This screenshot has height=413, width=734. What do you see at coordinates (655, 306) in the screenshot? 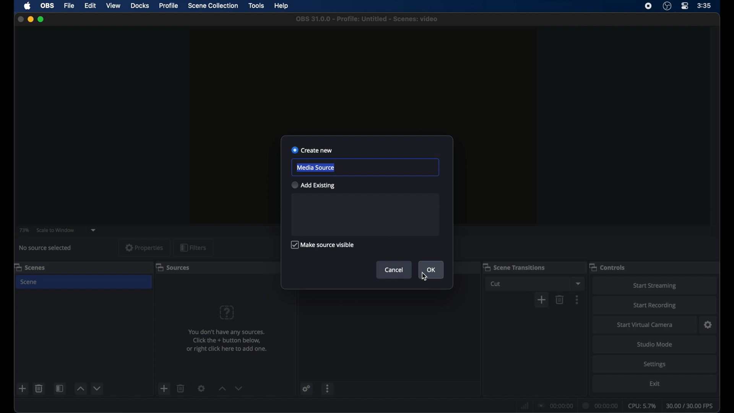
I see `start recording` at bounding box center [655, 306].